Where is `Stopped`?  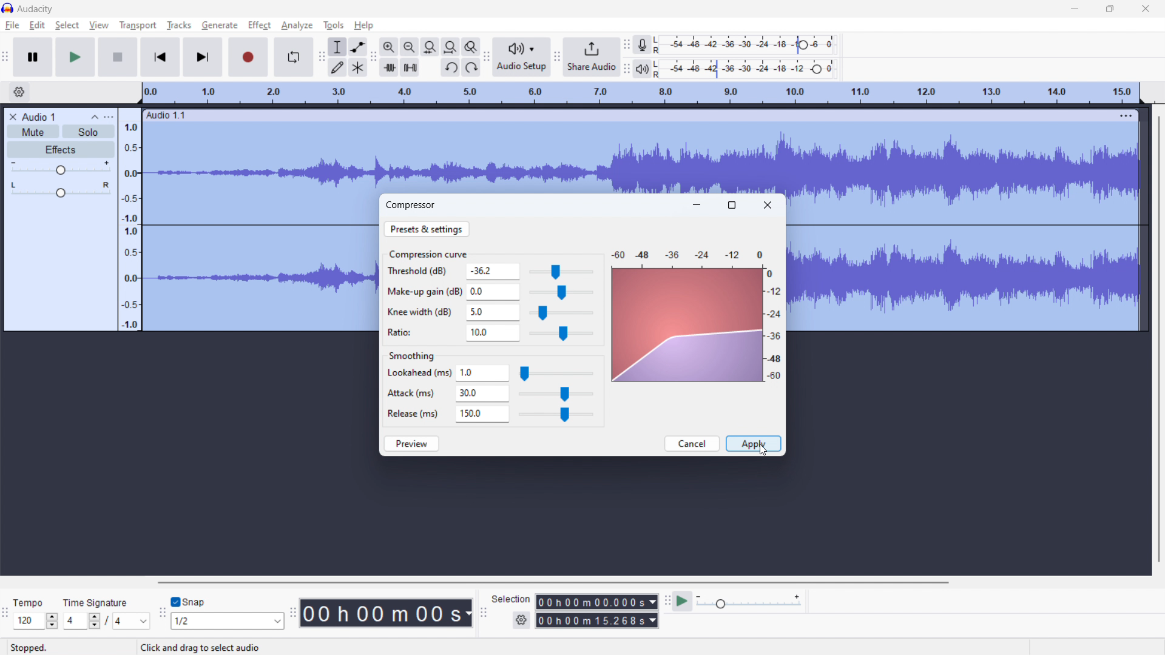
Stopped is located at coordinates (37, 647).